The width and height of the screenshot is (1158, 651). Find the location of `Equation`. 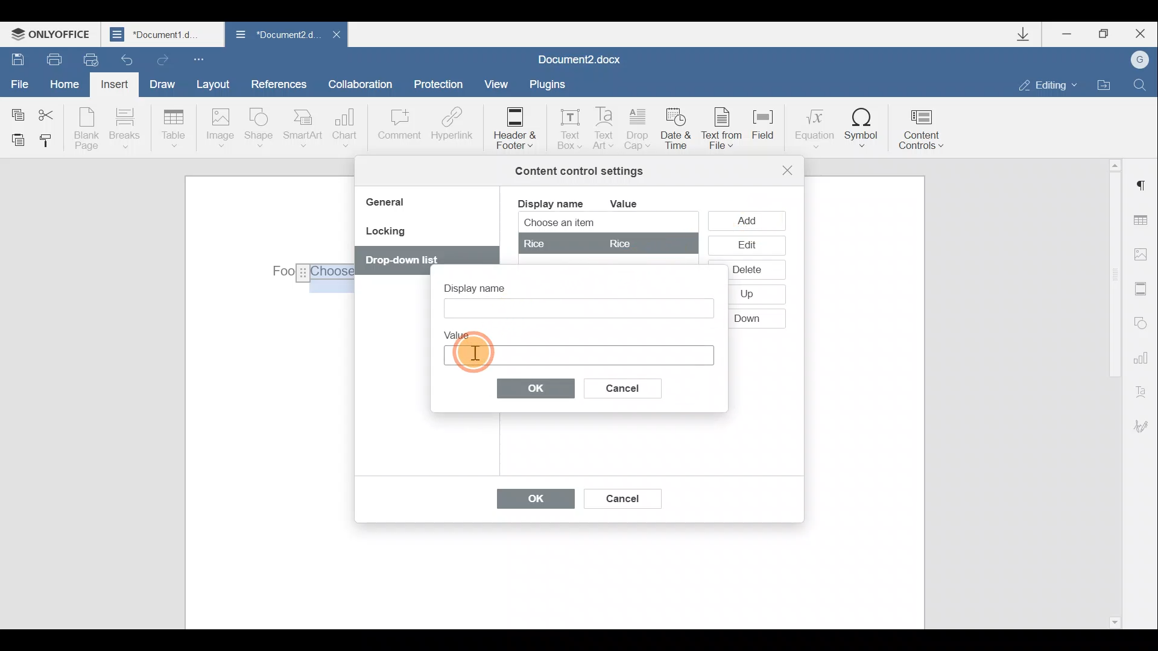

Equation is located at coordinates (813, 126).